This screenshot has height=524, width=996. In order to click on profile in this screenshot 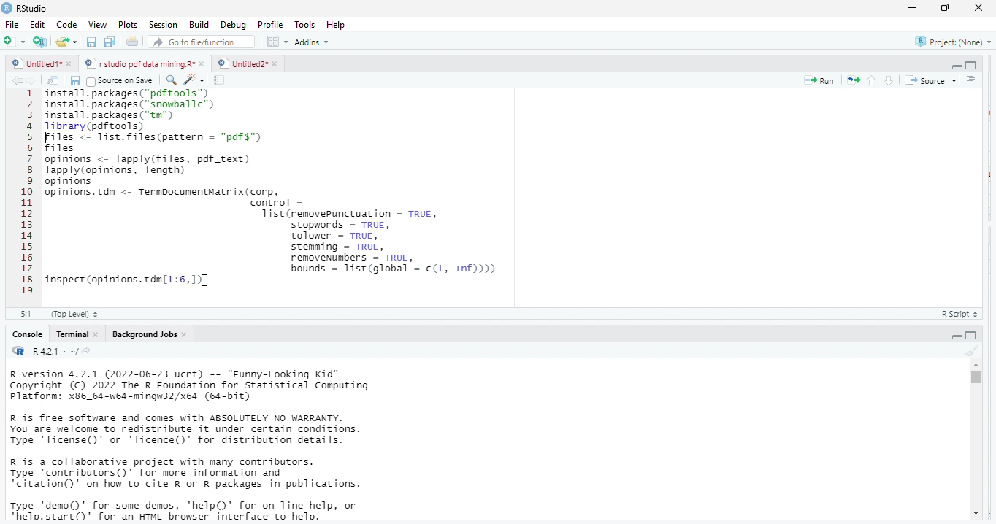, I will do `click(270, 23)`.